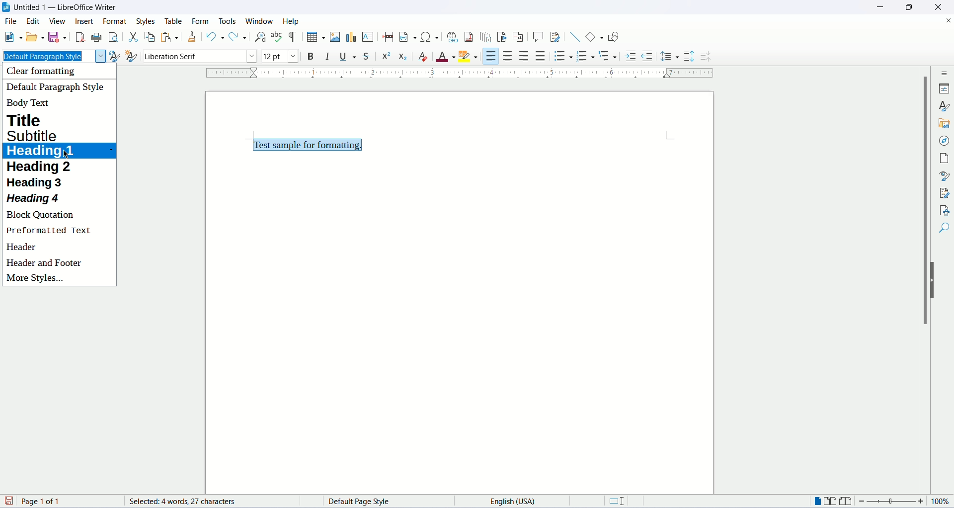 The image size is (954, 508). What do you see at coordinates (847, 501) in the screenshot?
I see `book view` at bounding box center [847, 501].